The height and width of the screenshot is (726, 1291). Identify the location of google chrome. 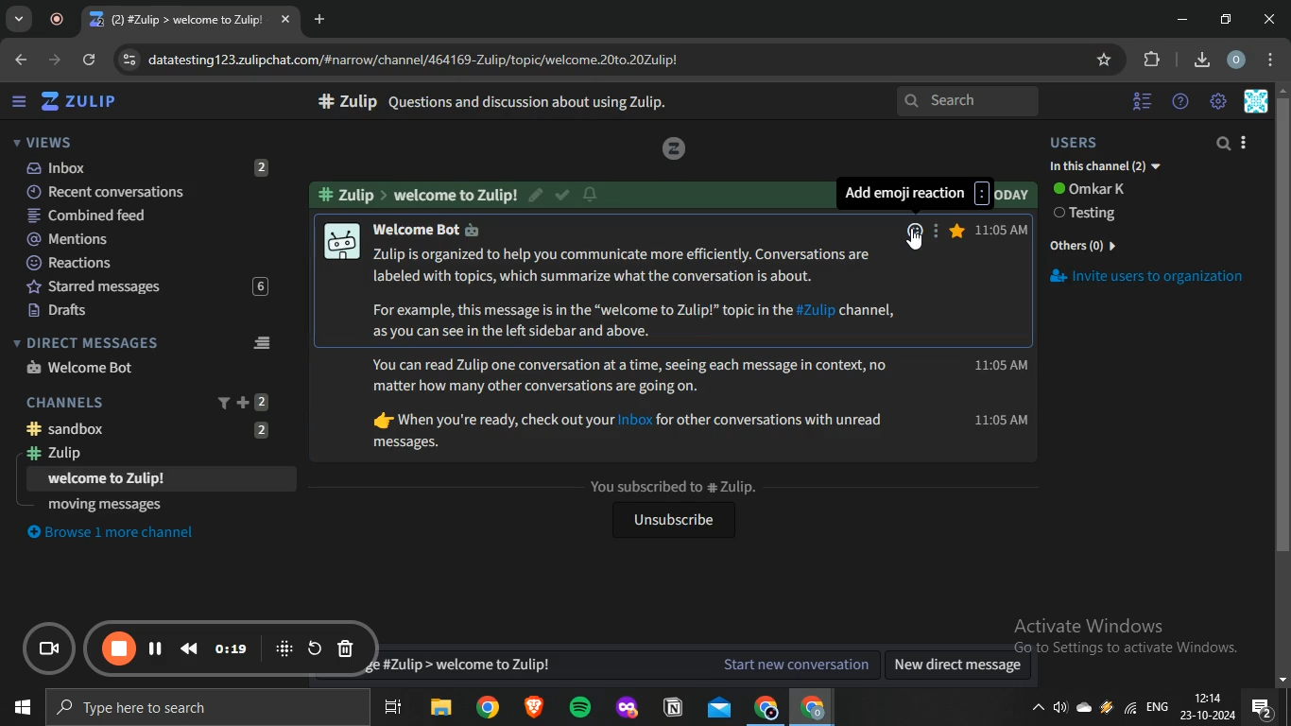
(811, 708).